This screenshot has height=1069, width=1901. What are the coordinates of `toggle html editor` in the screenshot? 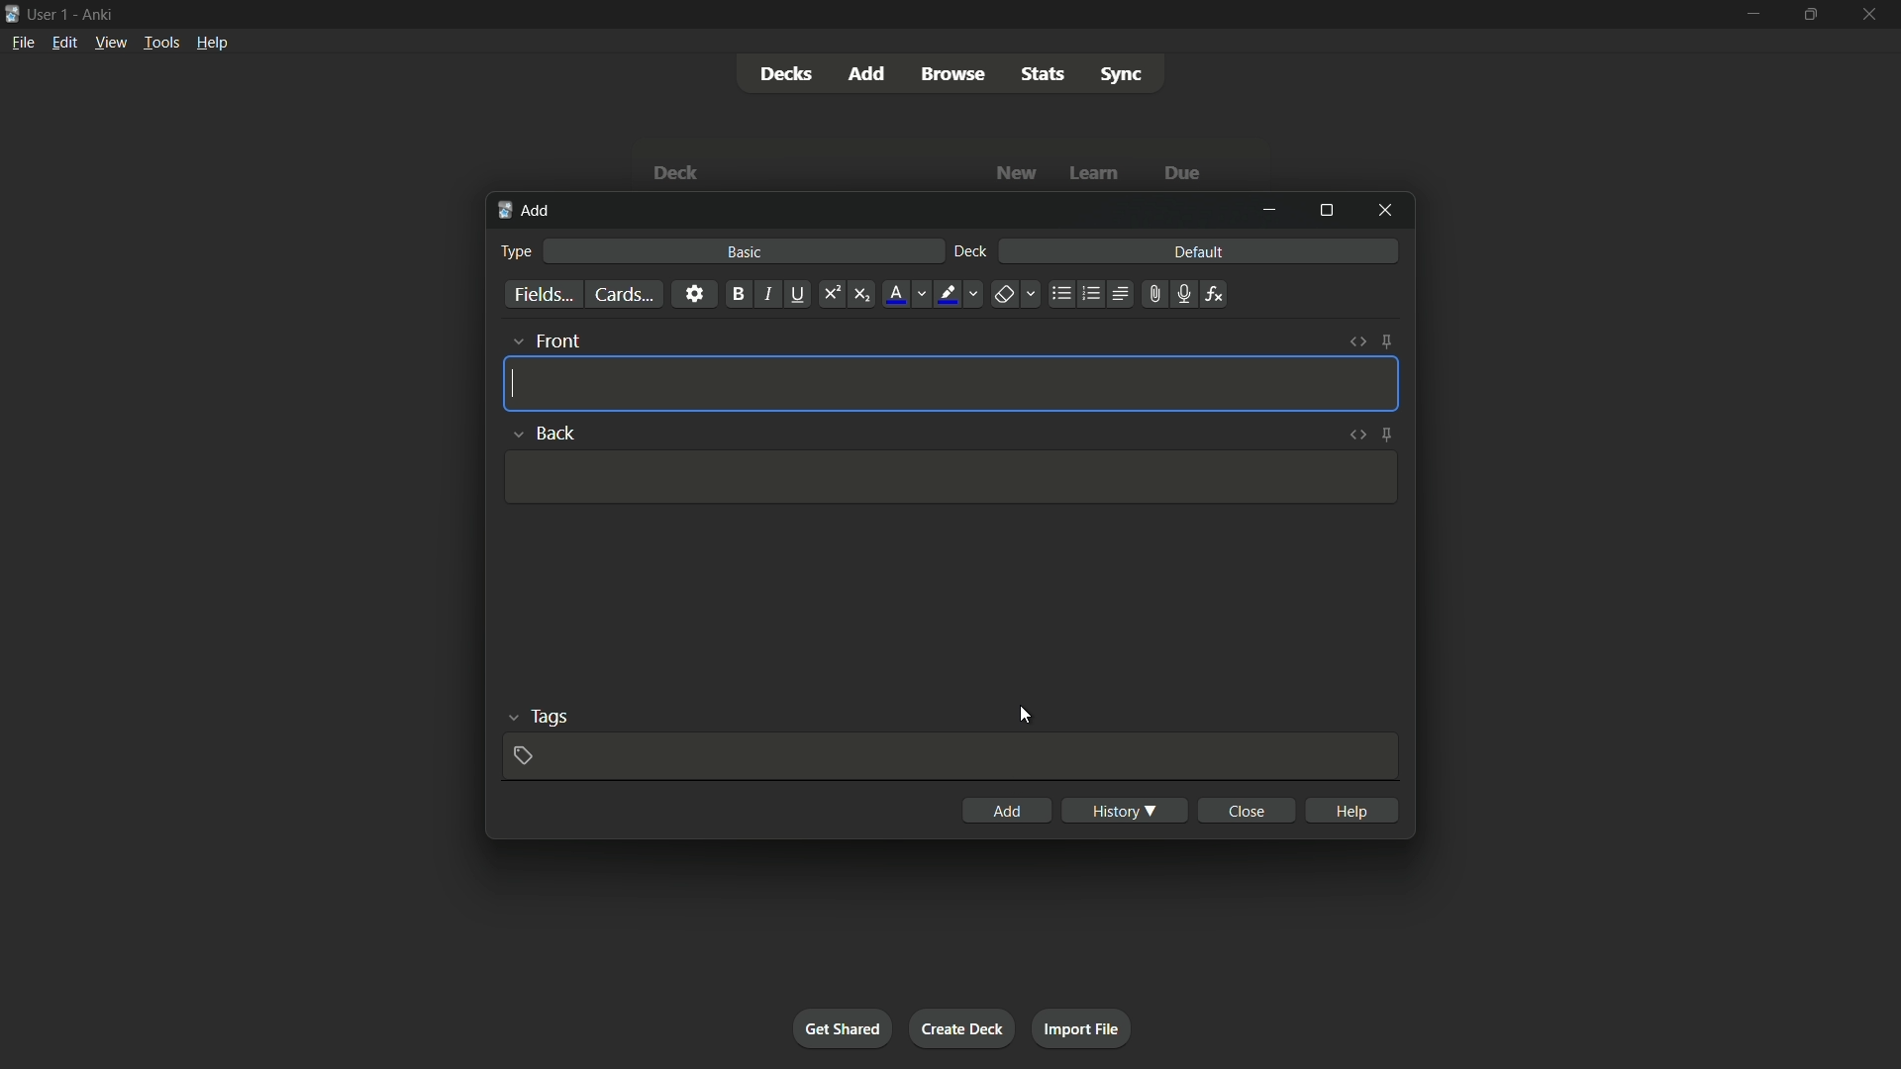 It's located at (1356, 435).